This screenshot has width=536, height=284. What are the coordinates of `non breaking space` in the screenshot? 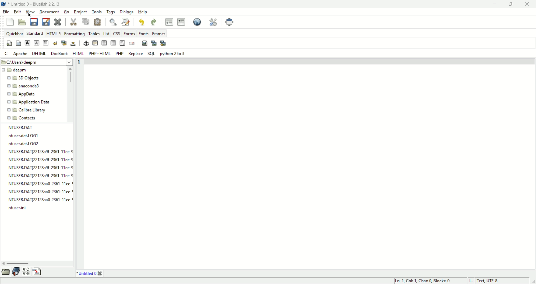 It's located at (73, 43).